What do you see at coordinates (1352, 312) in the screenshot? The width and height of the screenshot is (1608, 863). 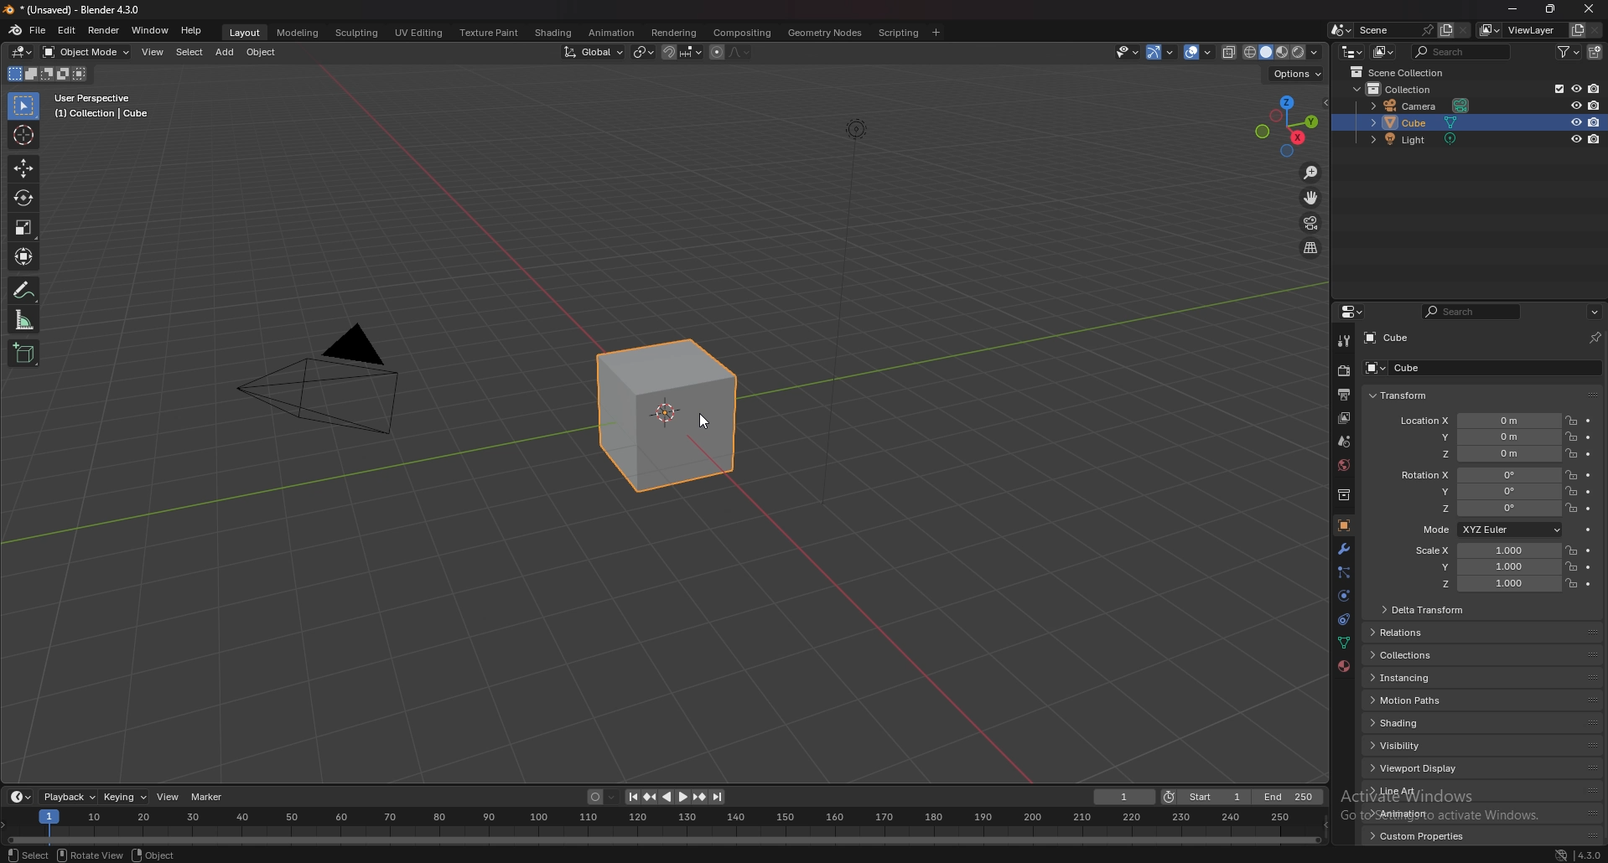 I see `editor` at bounding box center [1352, 312].